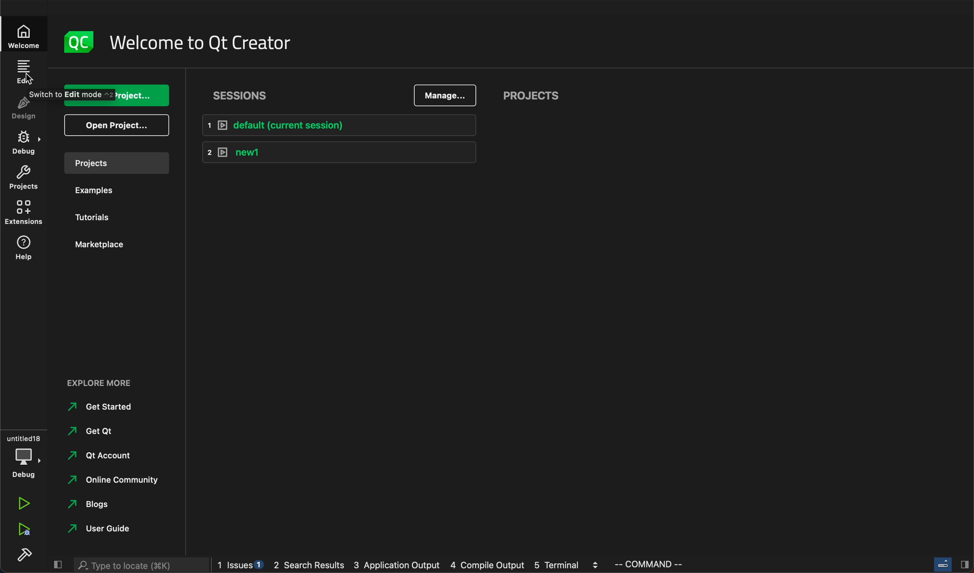 The width and height of the screenshot is (974, 573). What do you see at coordinates (102, 407) in the screenshot?
I see `started` at bounding box center [102, 407].